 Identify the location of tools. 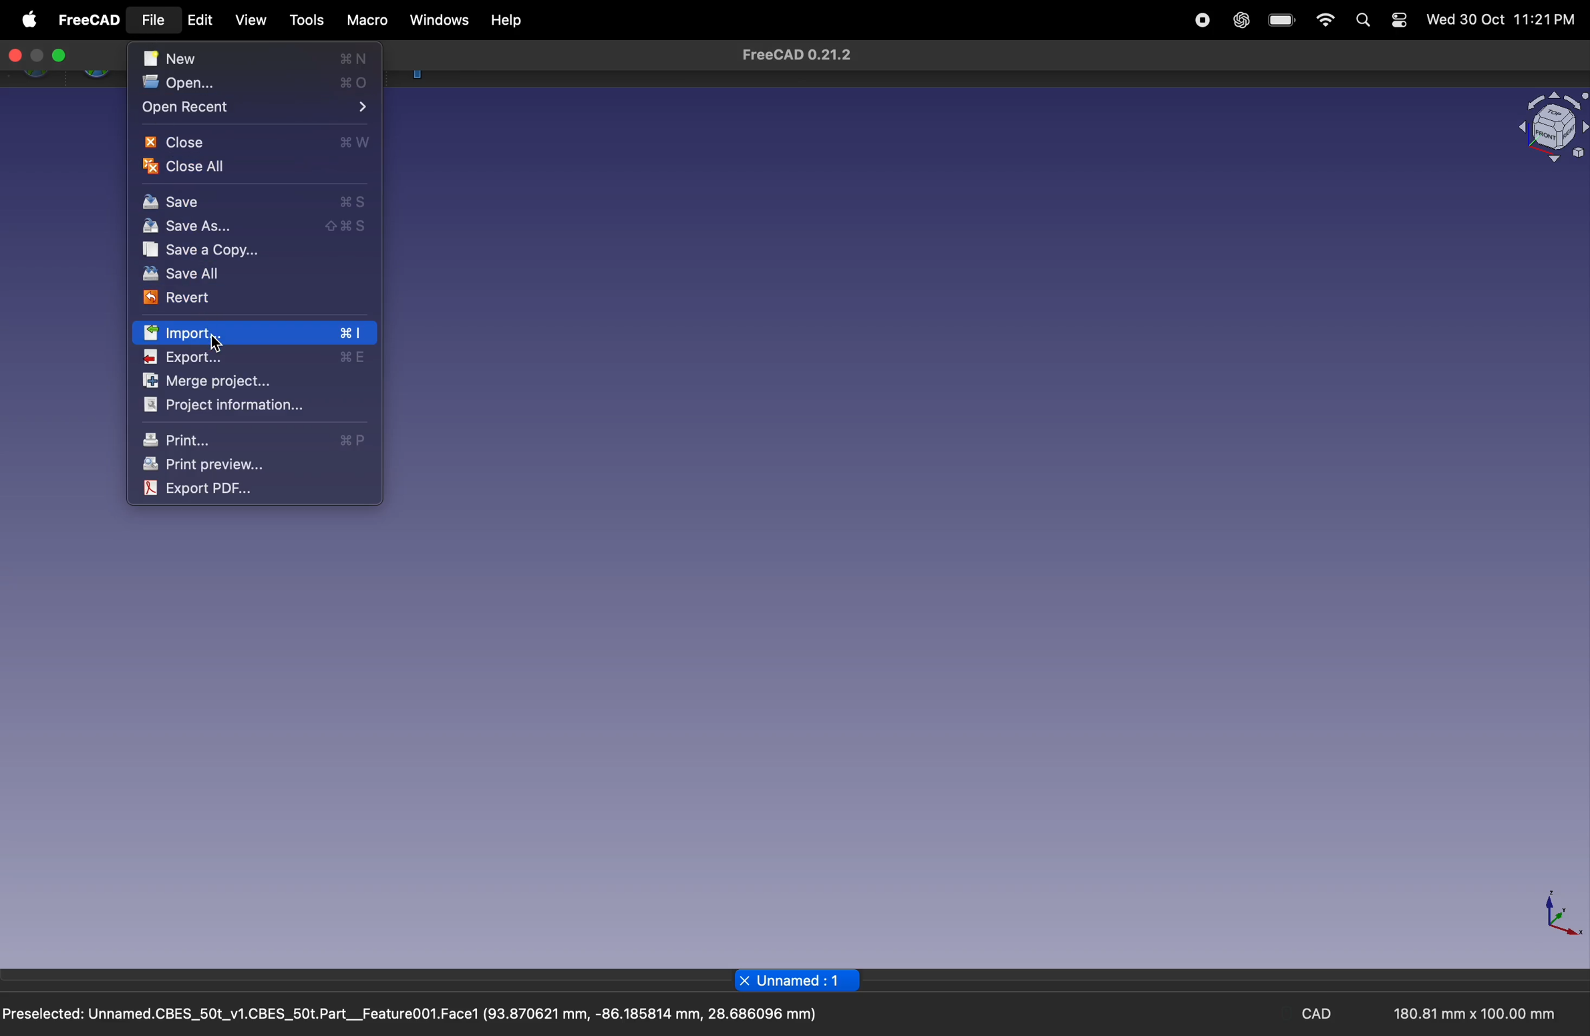
(303, 20).